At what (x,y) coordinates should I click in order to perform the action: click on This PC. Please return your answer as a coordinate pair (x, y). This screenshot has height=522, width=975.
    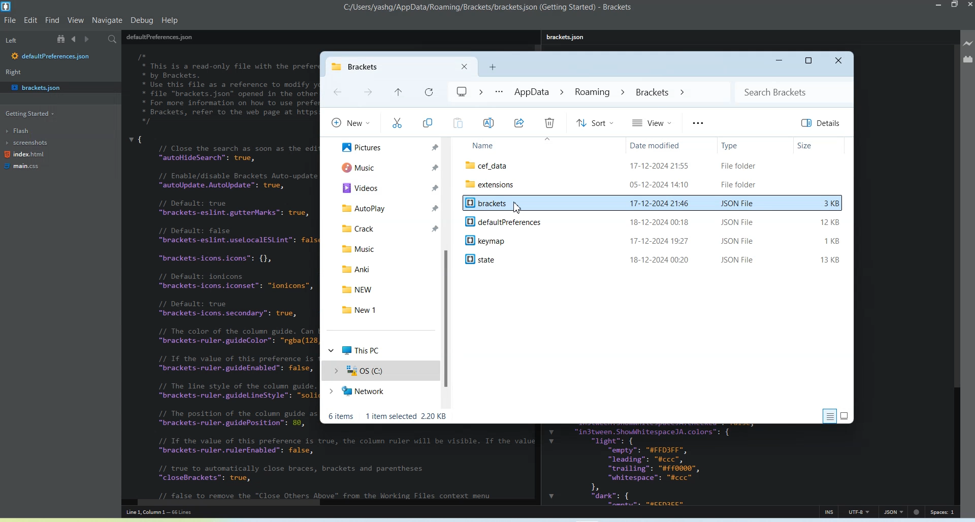
    Looking at the image, I should click on (380, 349).